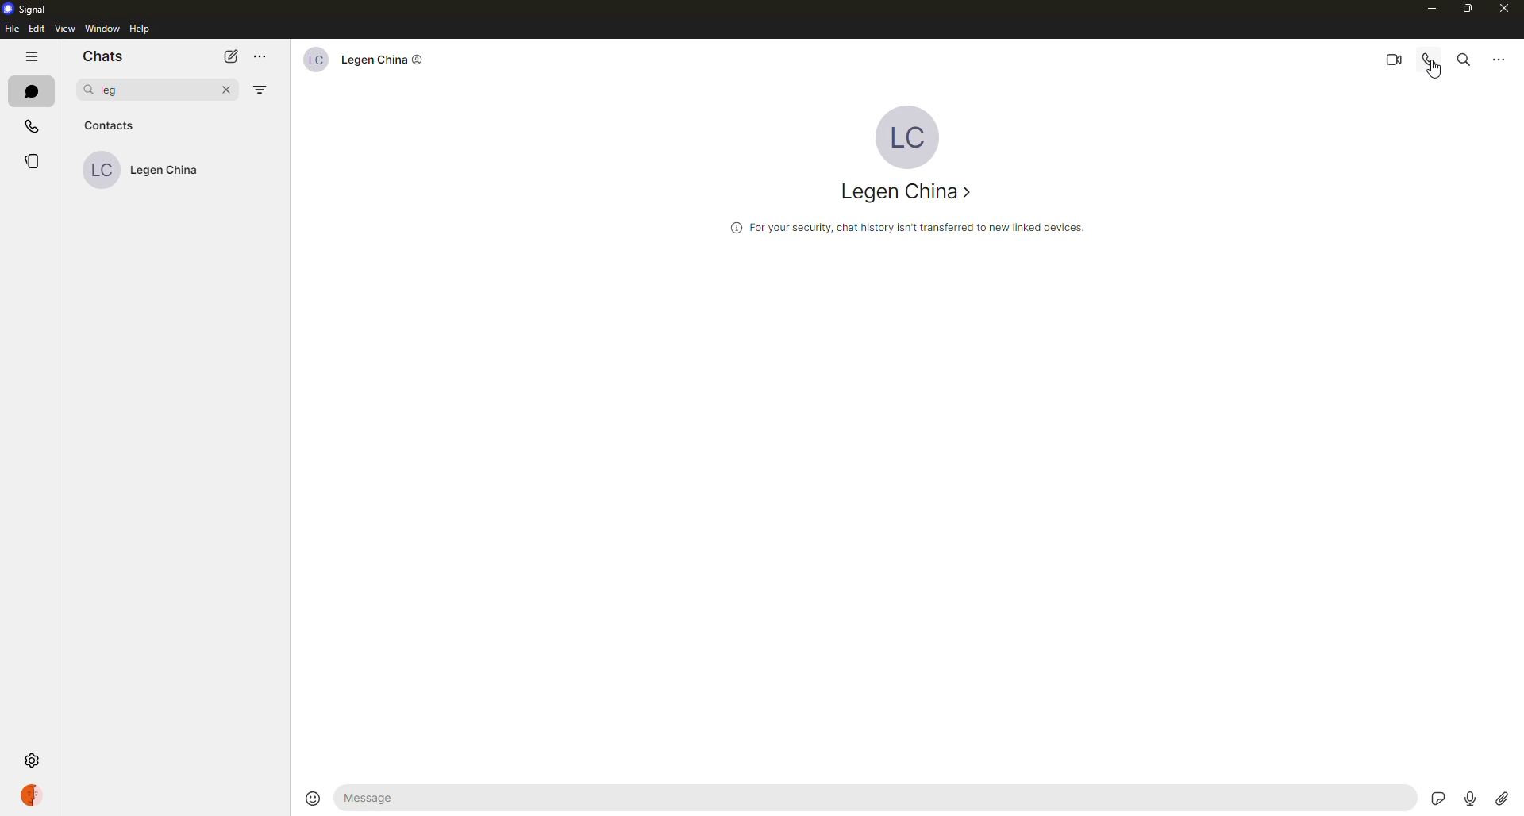 The height and width of the screenshot is (816, 1524). What do you see at coordinates (12, 29) in the screenshot?
I see `file` at bounding box center [12, 29].